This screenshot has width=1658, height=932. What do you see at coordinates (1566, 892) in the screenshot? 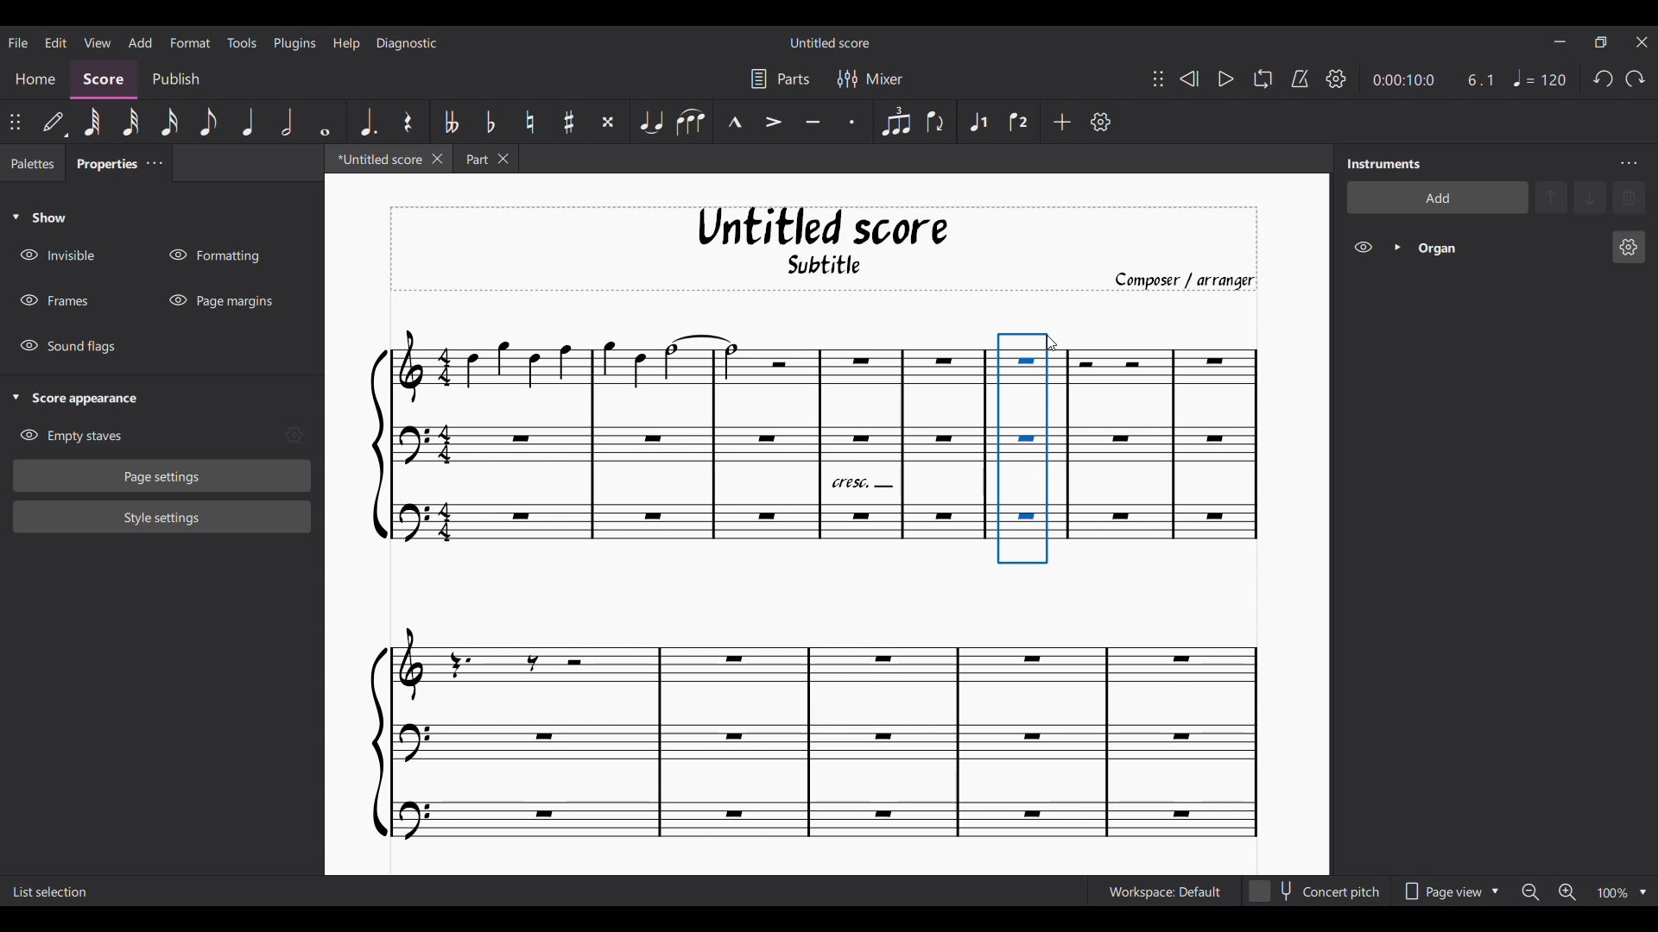
I see `Zoom in` at bounding box center [1566, 892].